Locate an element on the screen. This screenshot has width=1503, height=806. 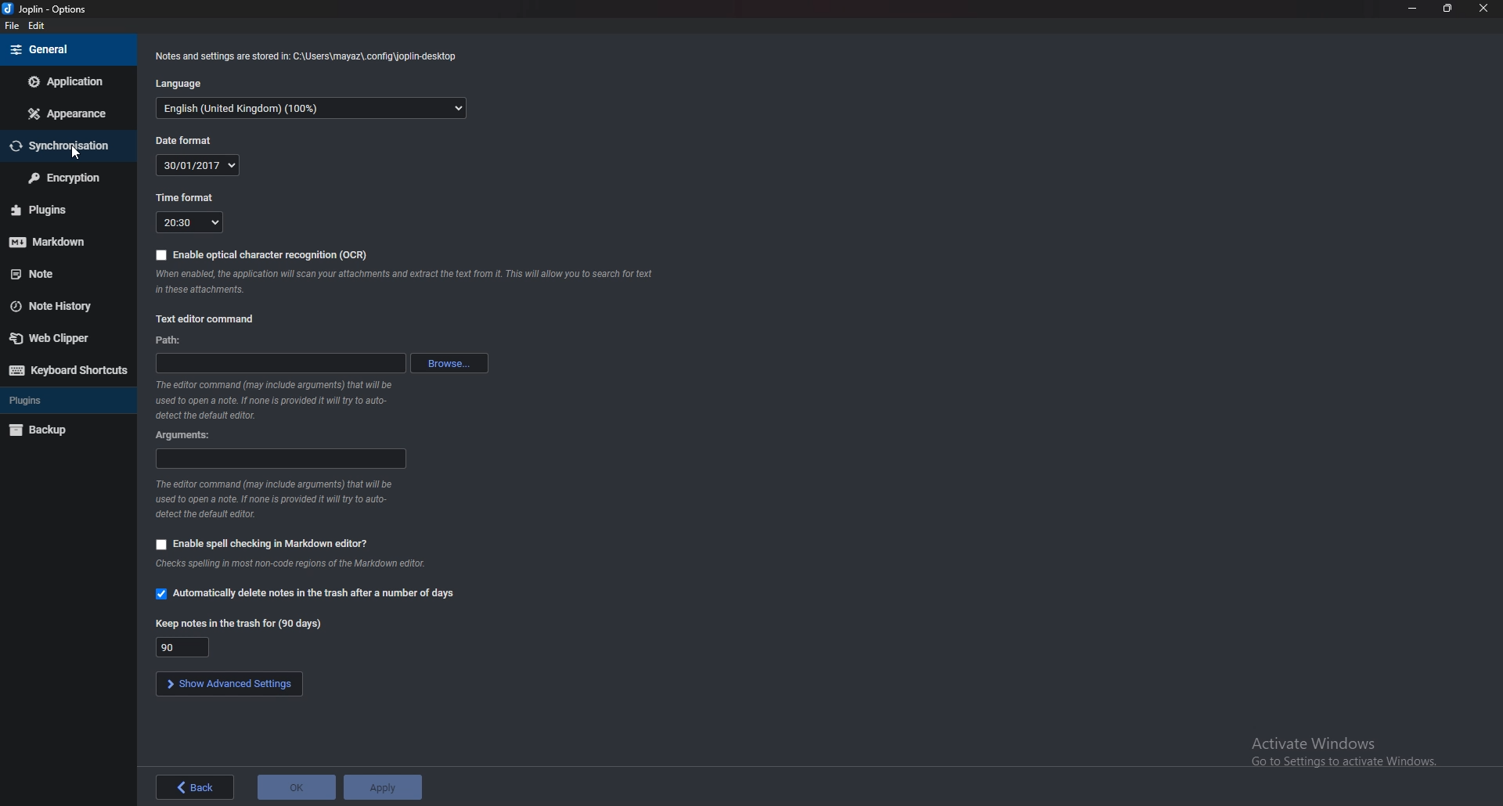
language is located at coordinates (311, 109).